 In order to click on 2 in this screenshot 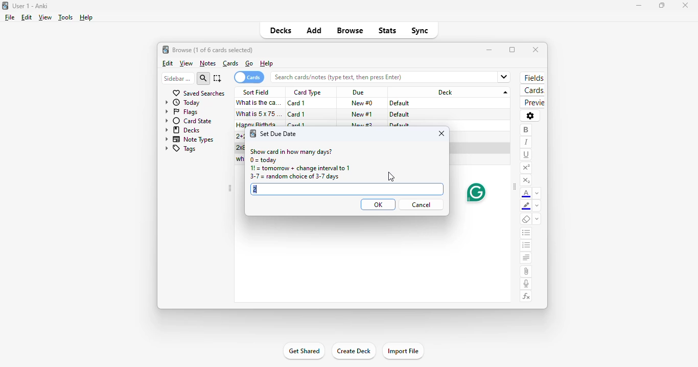, I will do `click(347, 189)`.